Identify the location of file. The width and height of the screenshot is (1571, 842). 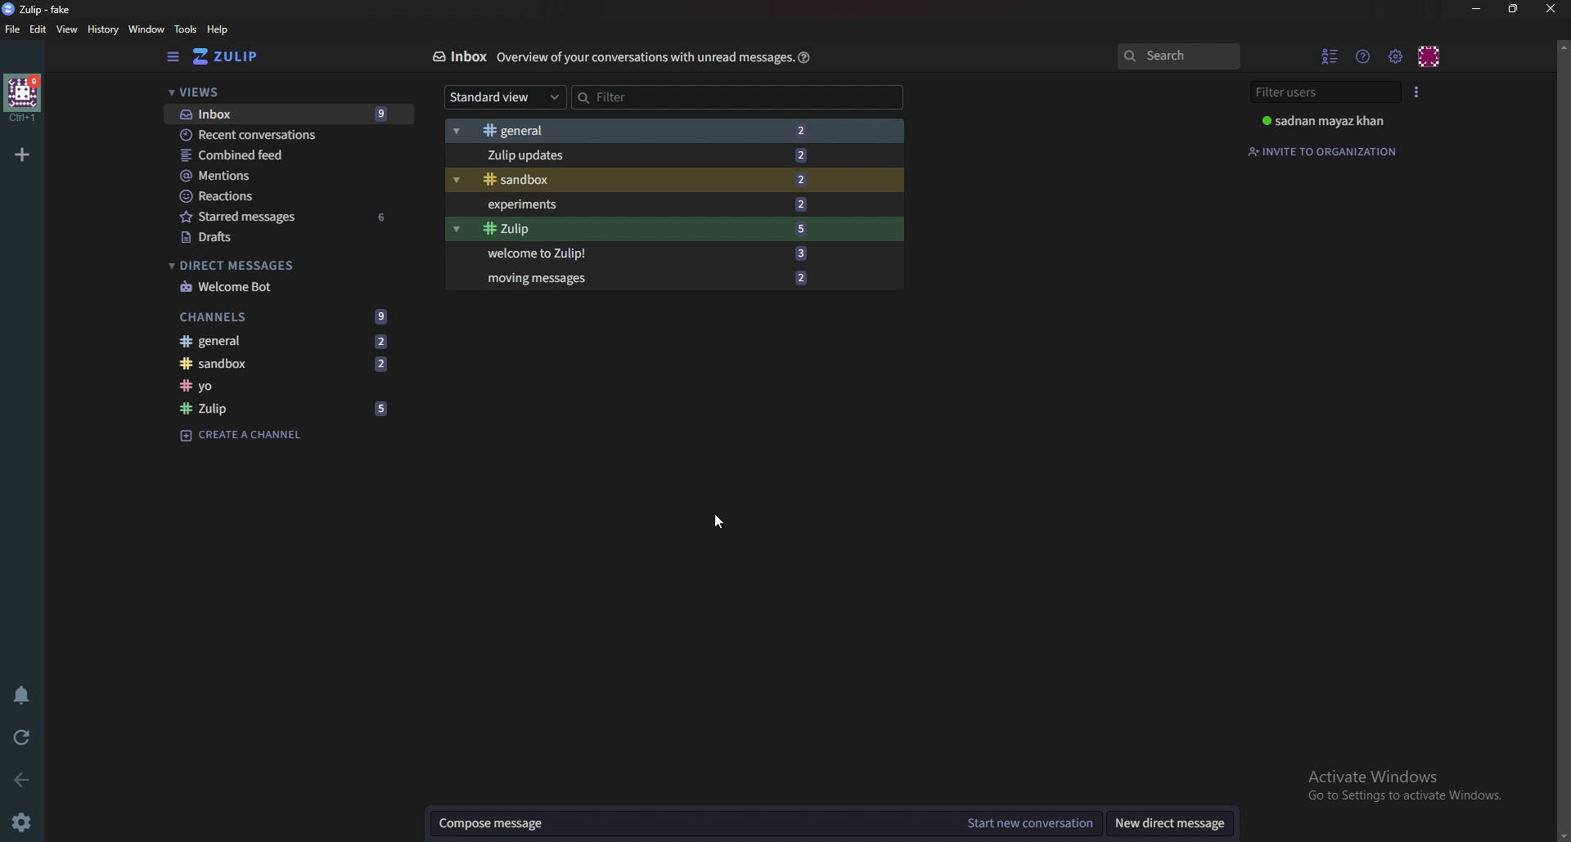
(12, 29).